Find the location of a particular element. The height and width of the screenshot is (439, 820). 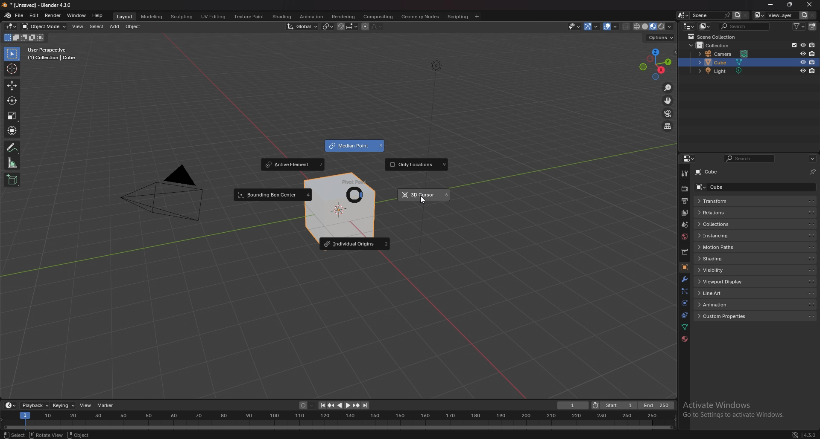

render is located at coordinates (684, 189).